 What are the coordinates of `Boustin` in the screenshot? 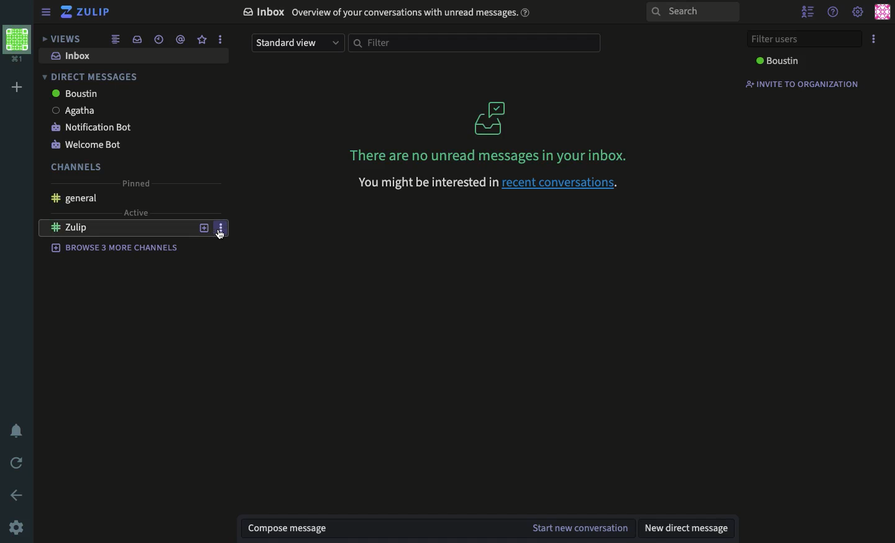 It's located at (75, 94).